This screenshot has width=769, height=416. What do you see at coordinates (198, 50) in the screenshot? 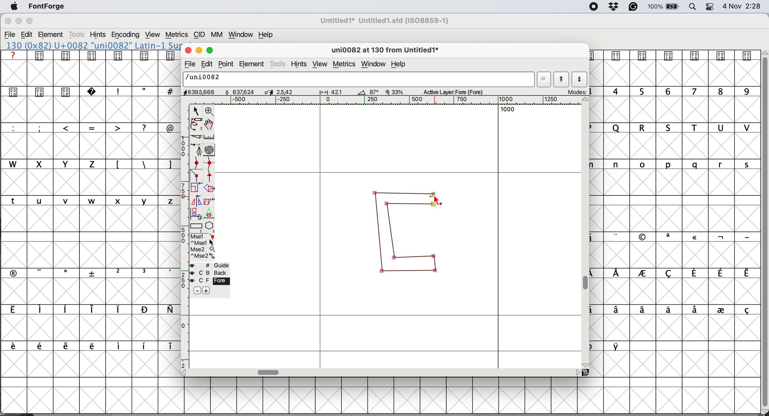
I see `minimise` at bounding box center [198, 50].